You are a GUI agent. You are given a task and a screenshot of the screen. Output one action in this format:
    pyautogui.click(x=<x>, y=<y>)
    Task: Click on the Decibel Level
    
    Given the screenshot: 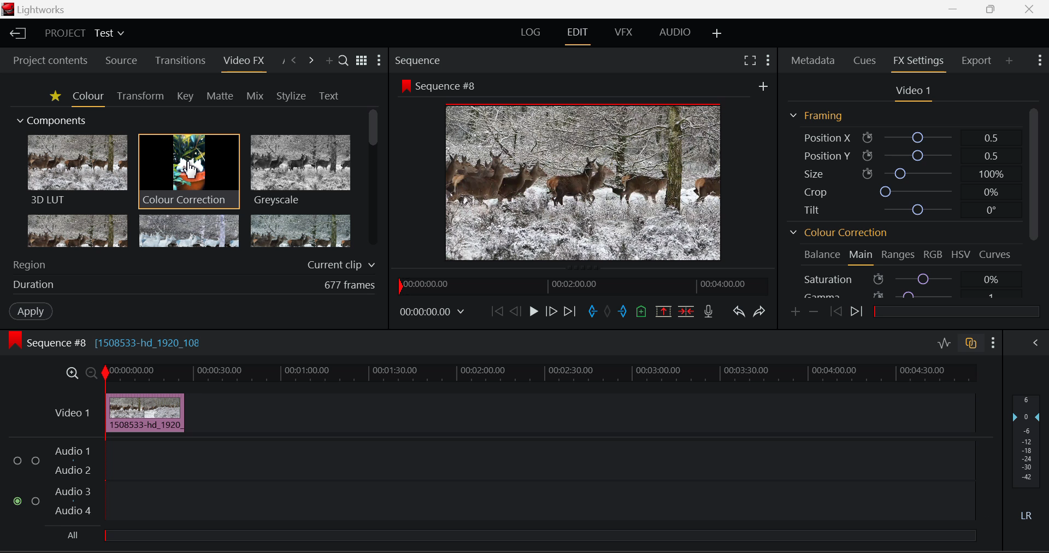 What is the action you would take?
    pyautogui.click(x=1029, y=460)
    